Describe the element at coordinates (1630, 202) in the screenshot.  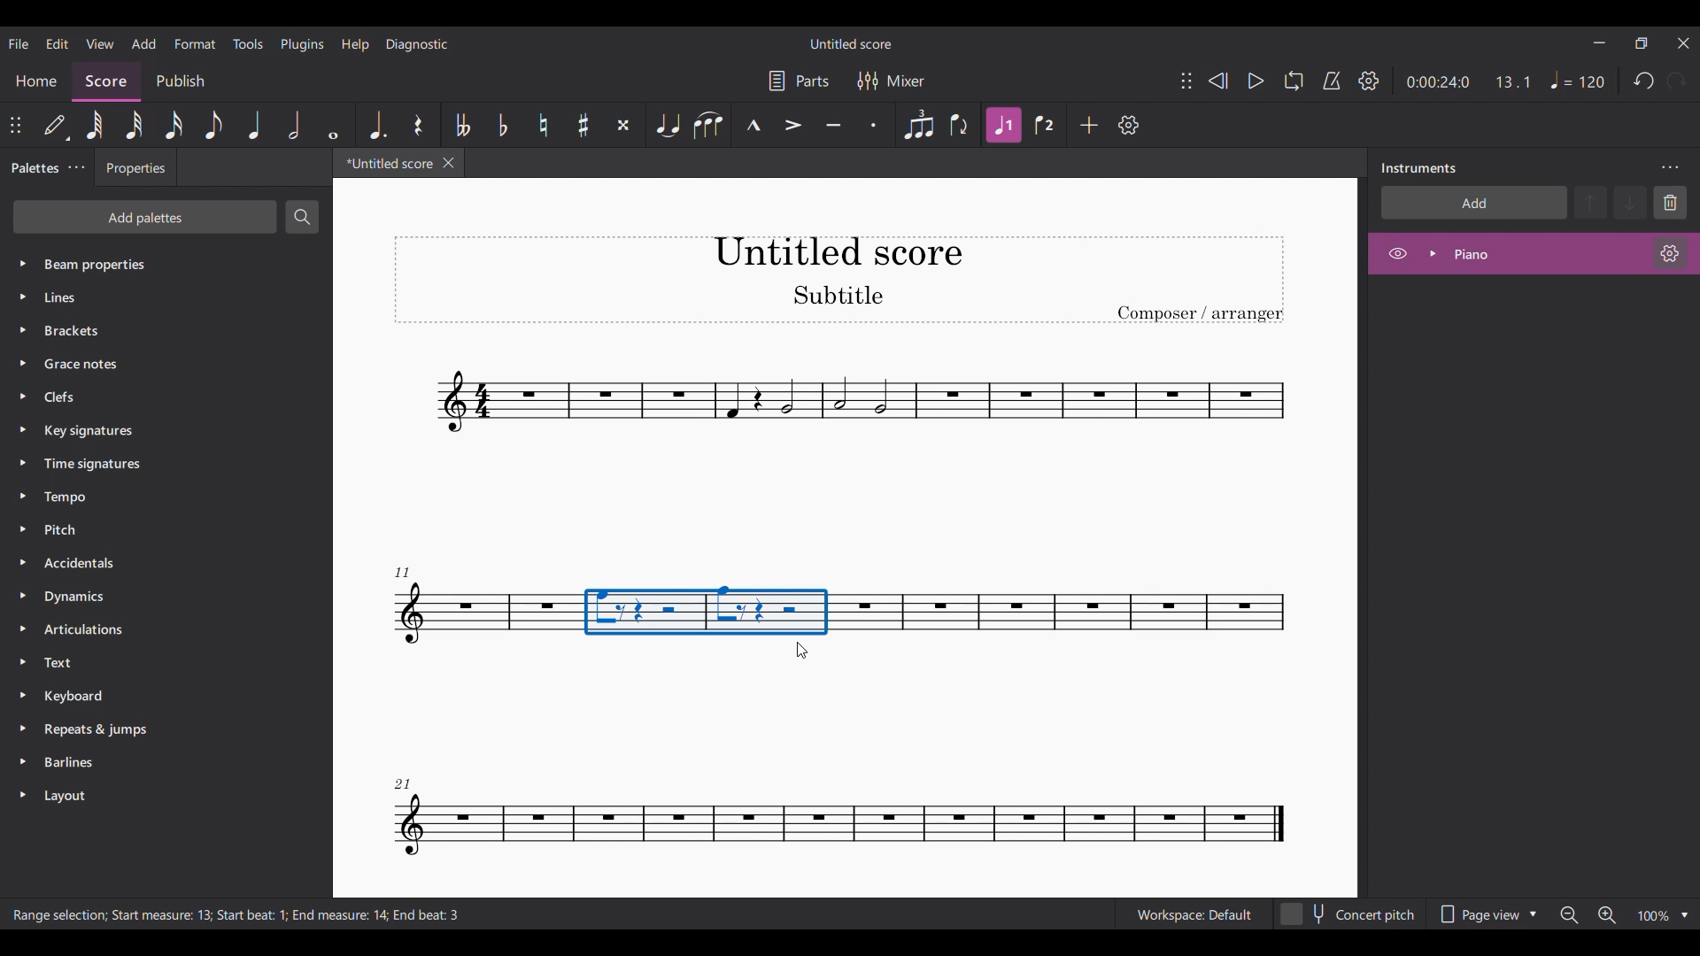
I see `Move selected instrument down` at that location.